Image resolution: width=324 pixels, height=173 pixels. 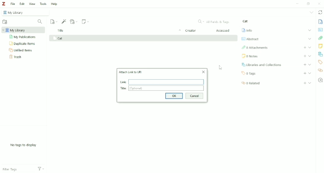 I want to click on Tags, so click(x=320, y=62).